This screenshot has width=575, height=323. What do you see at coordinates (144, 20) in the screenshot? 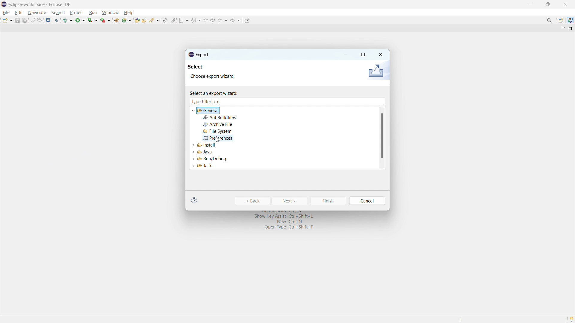
I see `open task` at bounding box center [144, 20].